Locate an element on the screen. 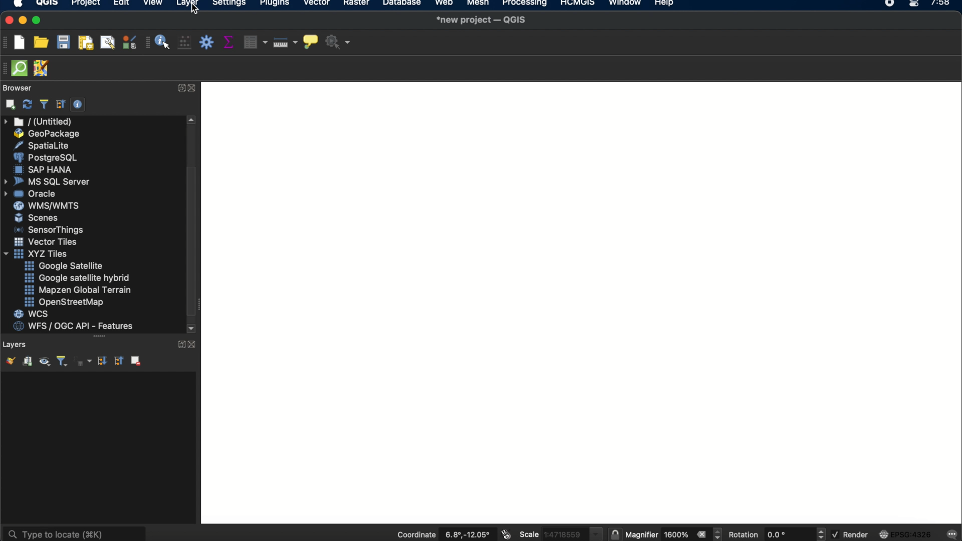  database is located at coordinates (401, 4).